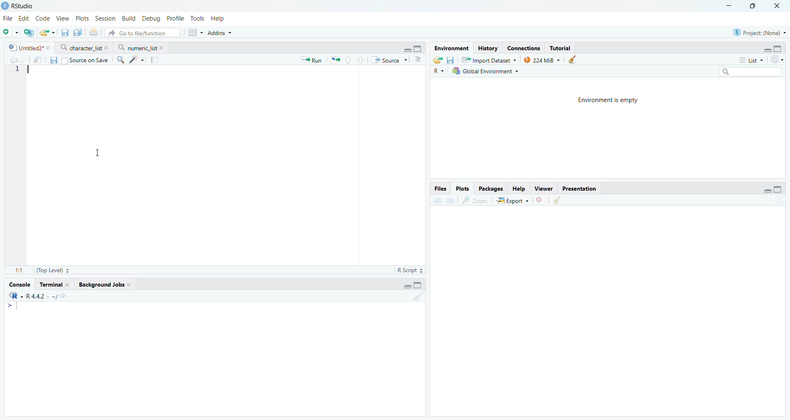 Image resolution: width=790 pixels, height=420 pixels. Describe the element at coordinates (488, 47) in the screenshot. I see `History` at that location.